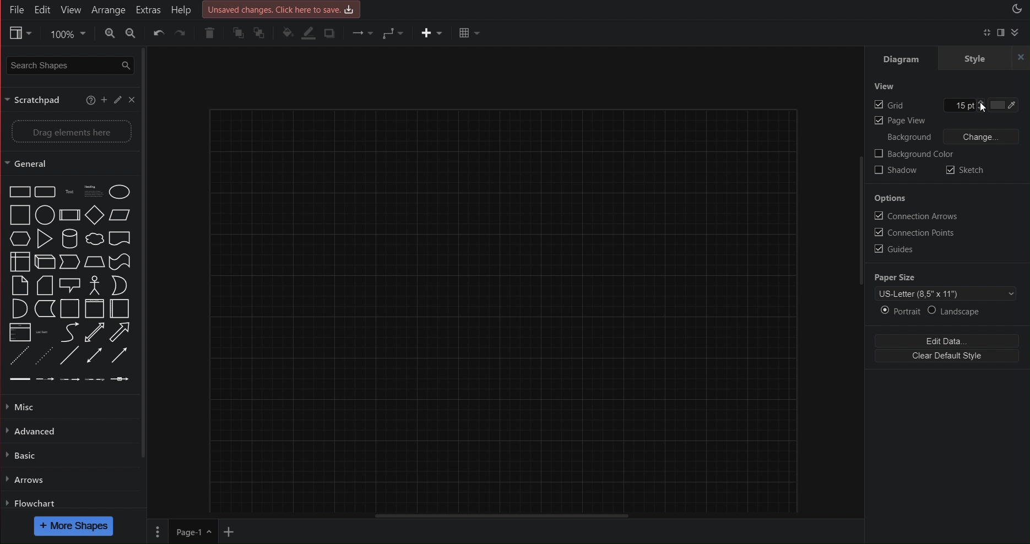 This screenshot has width=1030, height=544. What do you see at coordinates (44, 9) in the screenshot?
I see `Edit` at bounding box center [44, 9].